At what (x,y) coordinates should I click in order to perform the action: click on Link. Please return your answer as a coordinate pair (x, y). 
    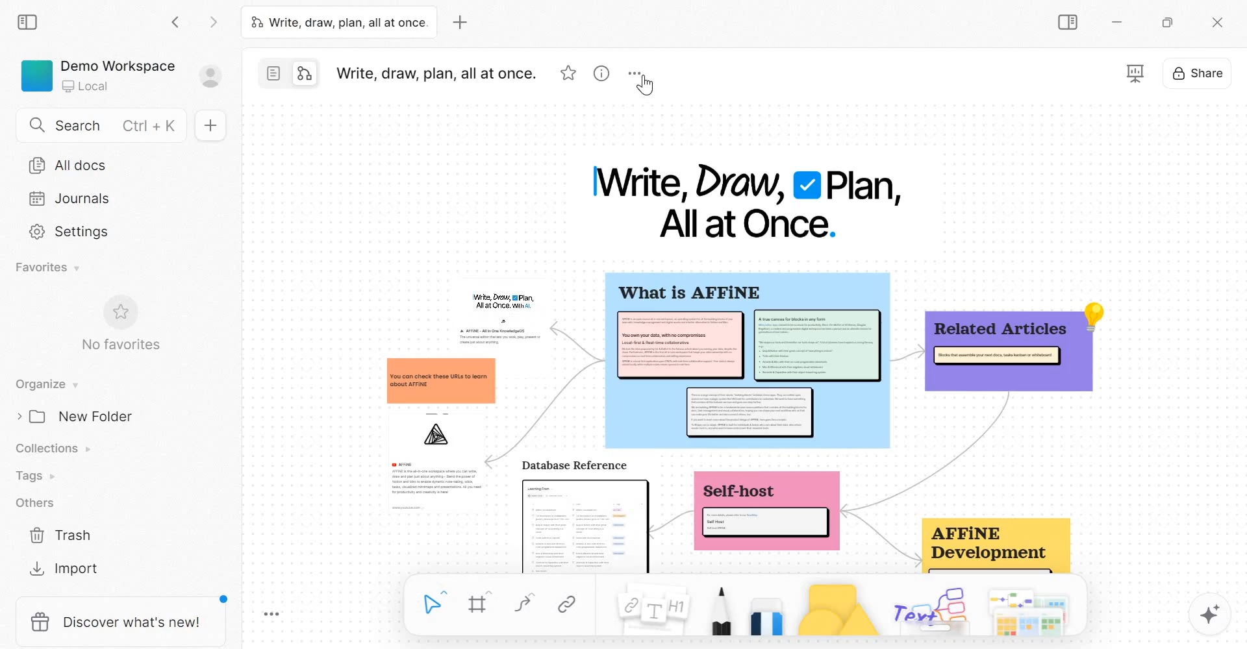
    Looking at the image, I should click on (566, 604).